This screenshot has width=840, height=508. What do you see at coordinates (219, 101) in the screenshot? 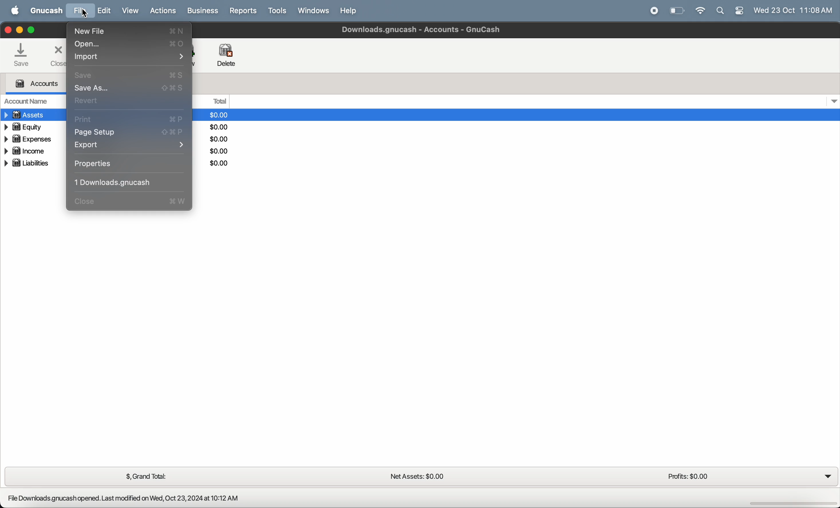
I see `total` at bounding box center [219, 101].